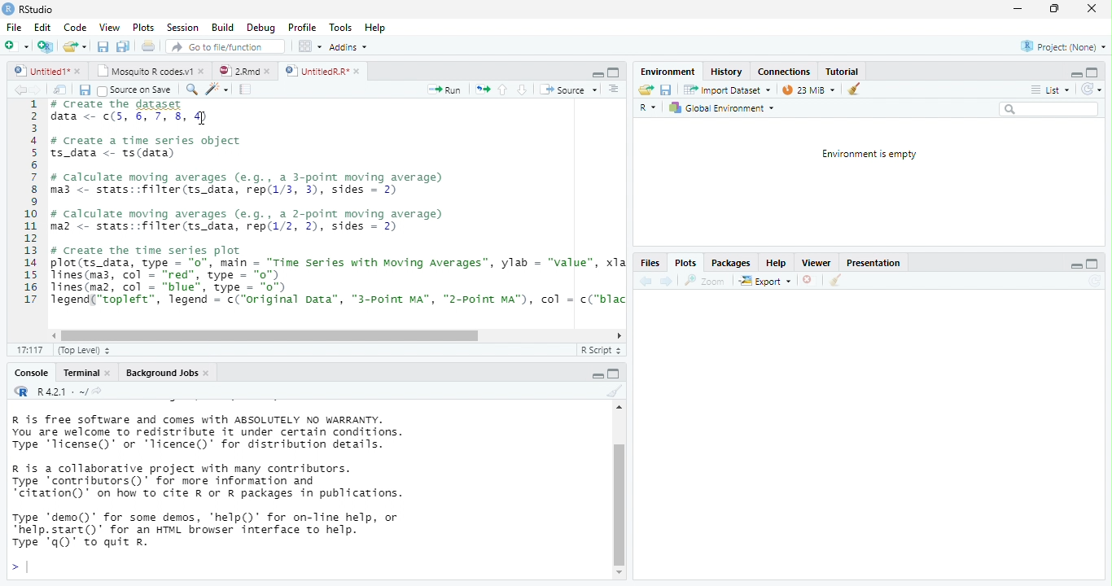 This screenshot has height=586, width=1112. What do you see at coordinates (15, 46) in the screenshot?
I see `New file` at bounding box center [15, 46].